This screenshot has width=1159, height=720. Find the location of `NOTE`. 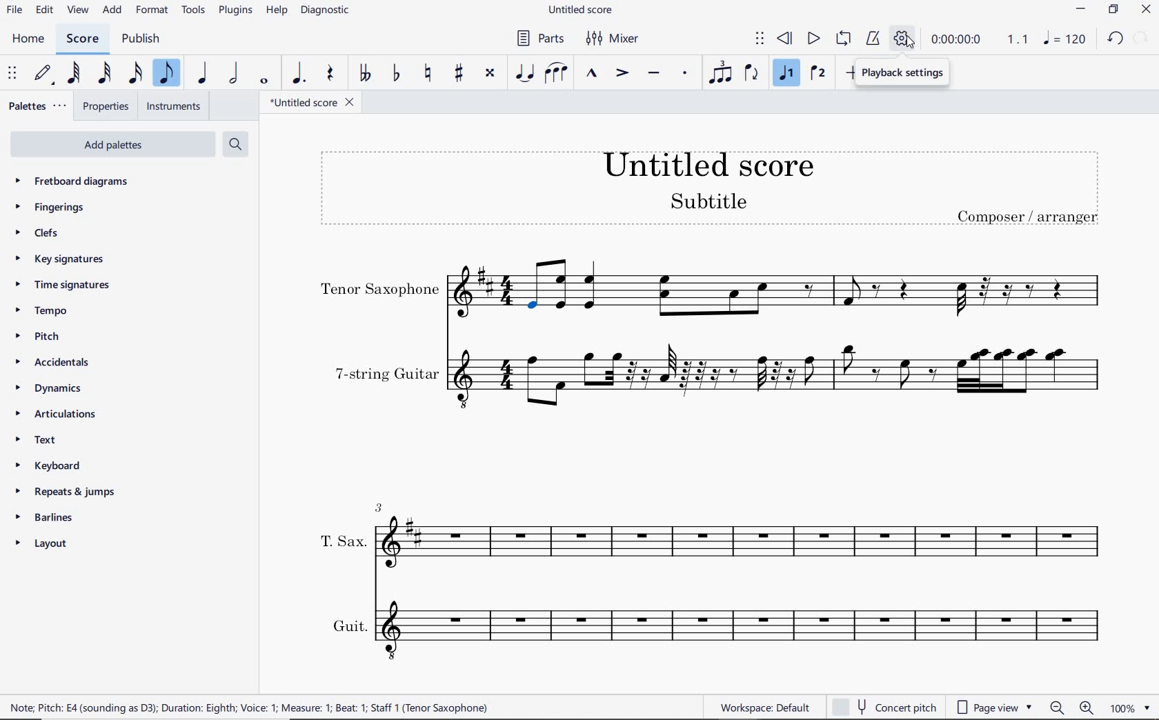

NOTE is located at coordinates (1065, 39).